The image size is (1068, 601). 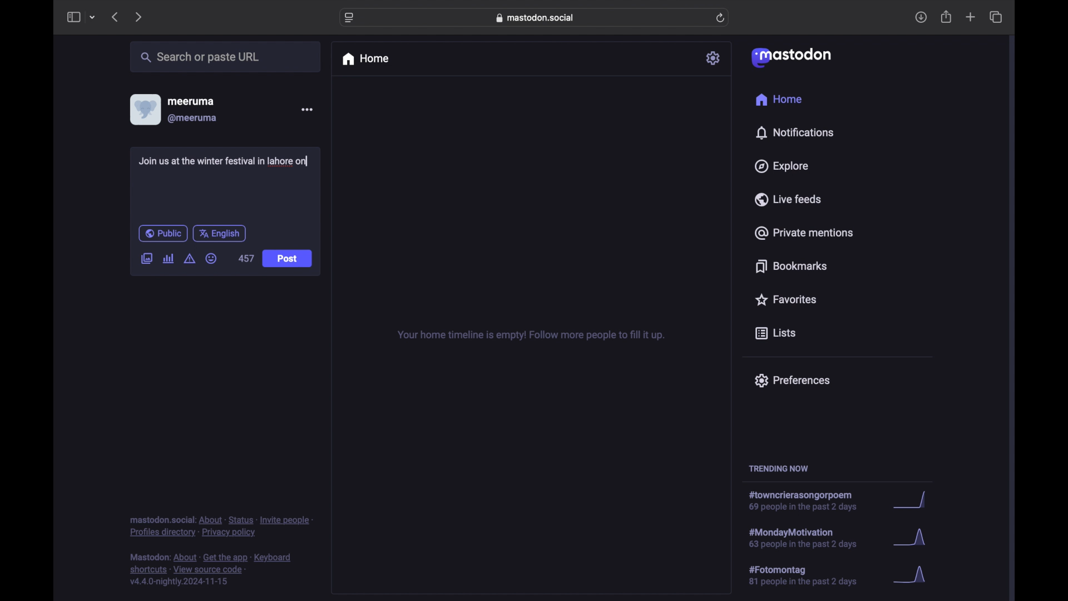 I want to click on tab group picker, so click(x=92, y=18).